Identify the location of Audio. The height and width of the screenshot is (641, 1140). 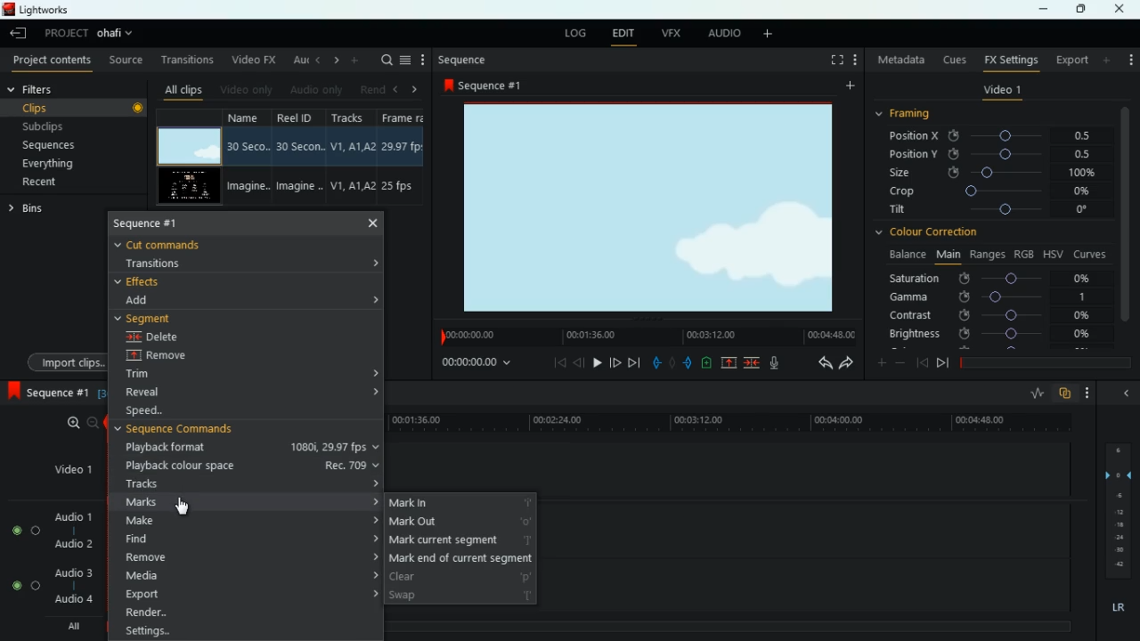
(22, 530).